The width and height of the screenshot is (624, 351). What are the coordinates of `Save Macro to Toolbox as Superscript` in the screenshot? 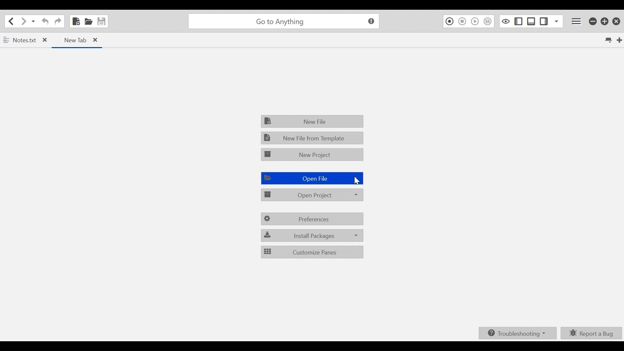 It's located at (488, 21).